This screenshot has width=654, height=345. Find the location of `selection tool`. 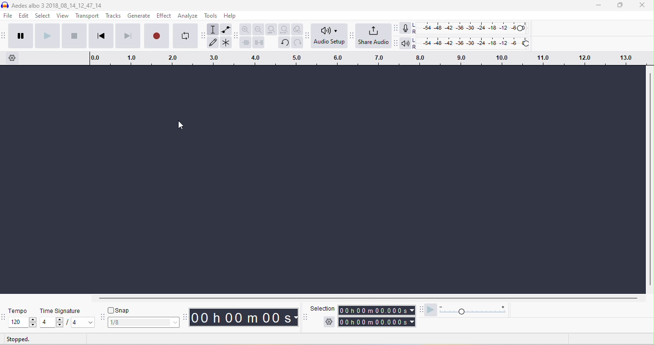

selection tool is located at coordinates (214, 29).